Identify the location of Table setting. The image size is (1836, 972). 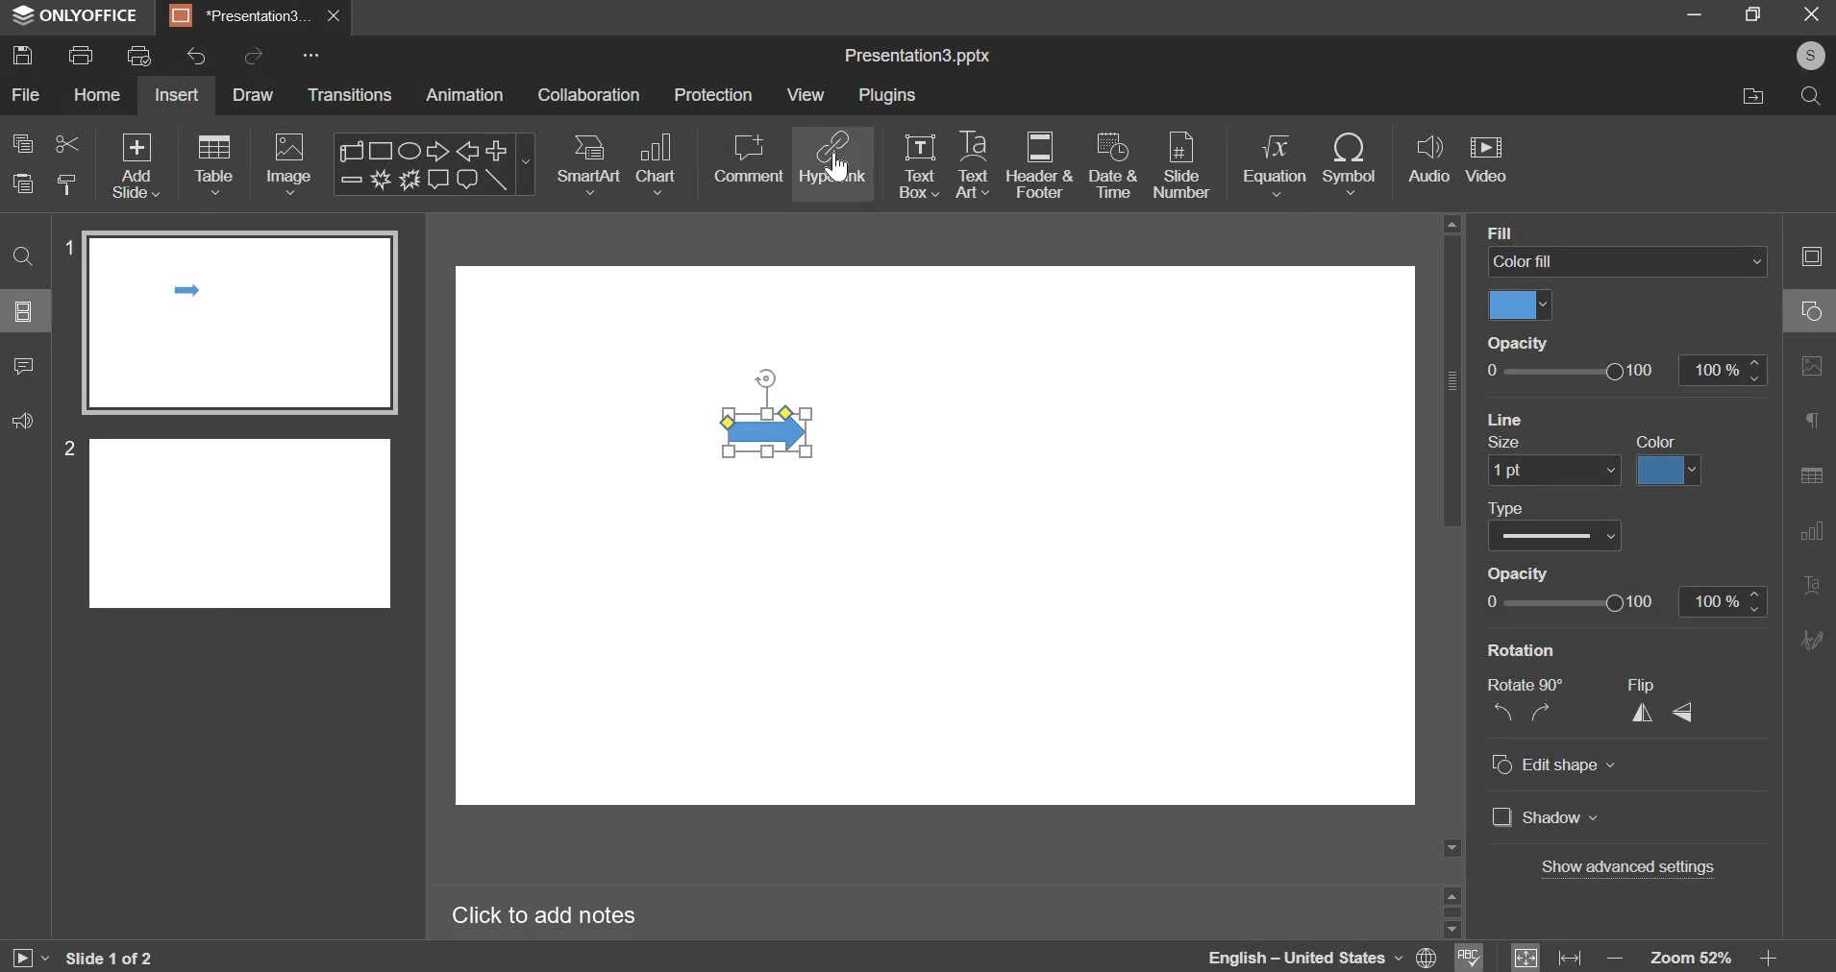
(1812, 478).